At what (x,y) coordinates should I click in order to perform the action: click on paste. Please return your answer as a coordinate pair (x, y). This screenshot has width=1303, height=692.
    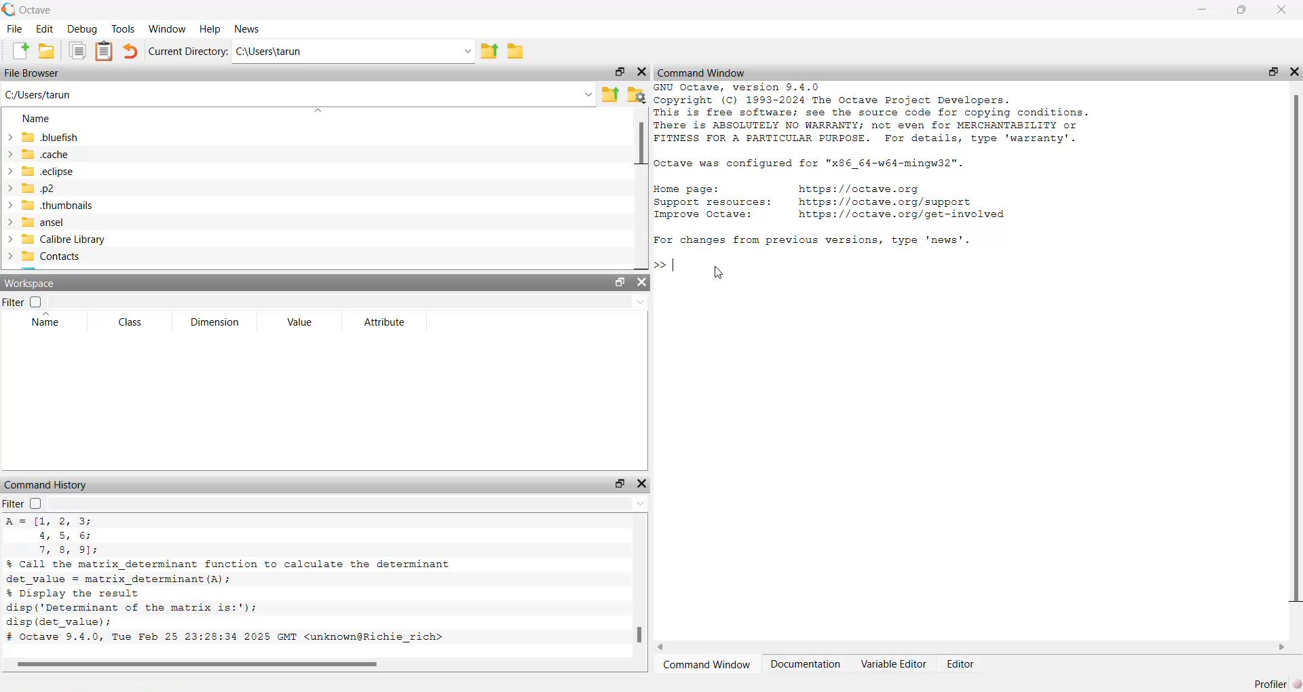
    Looking at the image, I should click on (104, 52).